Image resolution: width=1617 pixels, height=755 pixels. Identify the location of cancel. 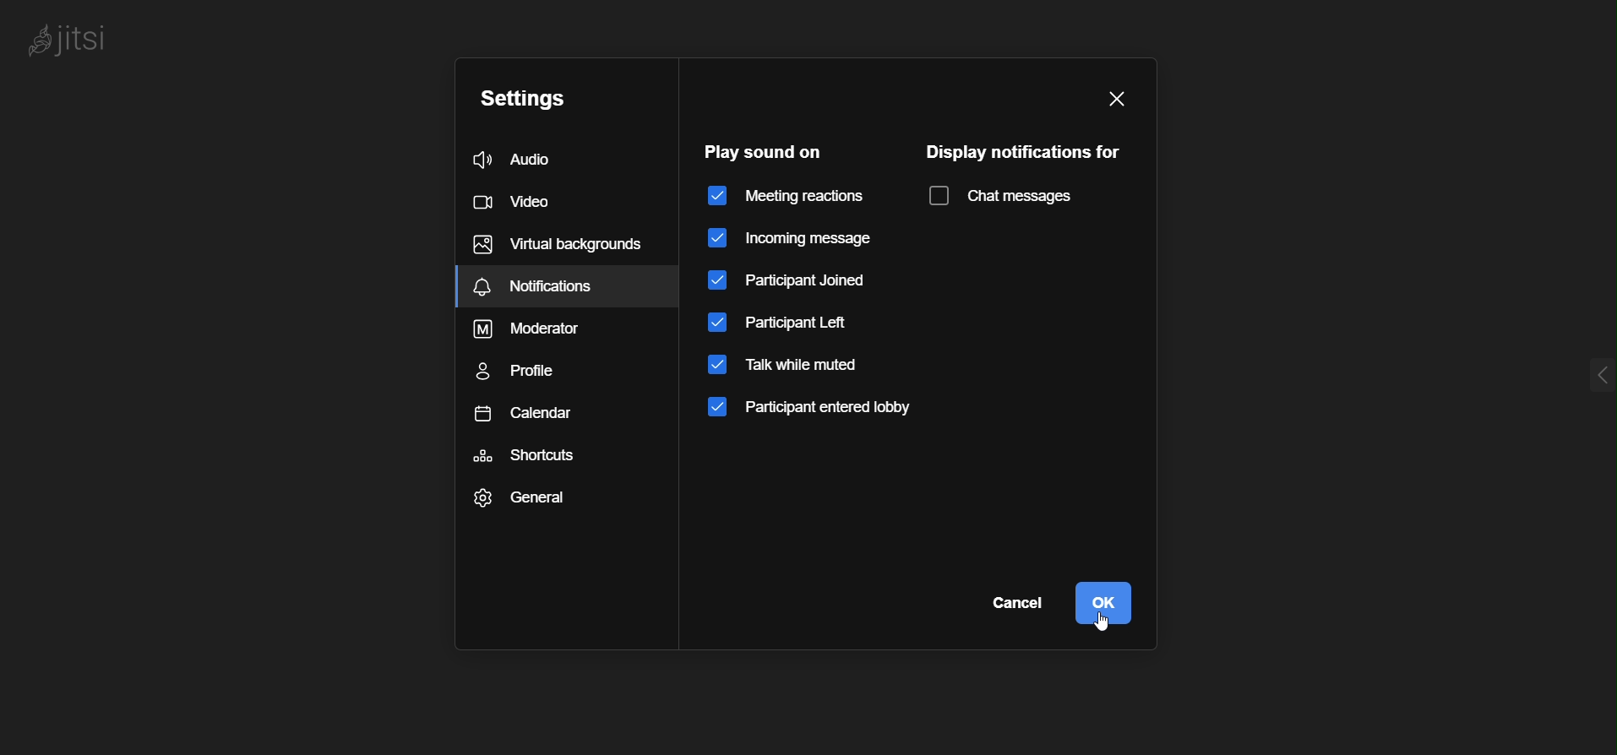
(1008, 608).